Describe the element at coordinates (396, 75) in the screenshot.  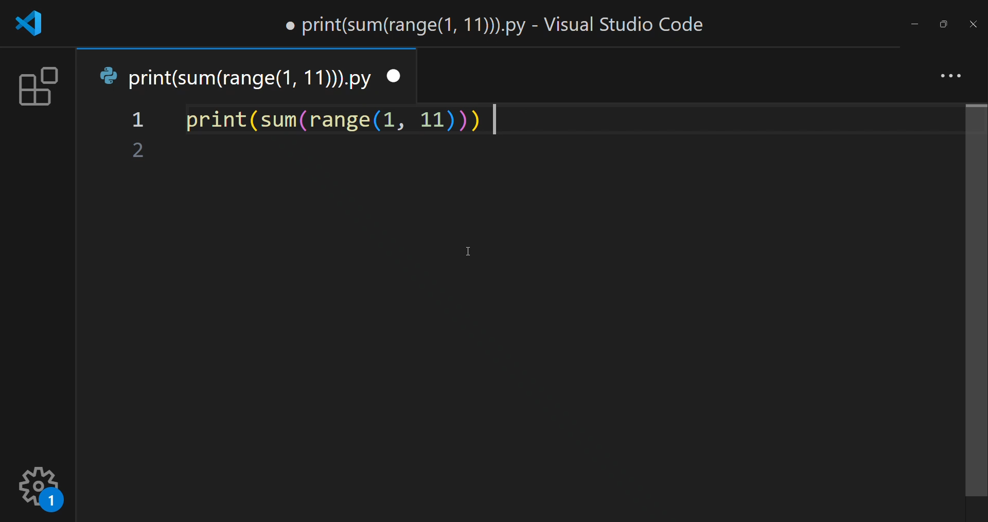
I see `close tab` at that location.